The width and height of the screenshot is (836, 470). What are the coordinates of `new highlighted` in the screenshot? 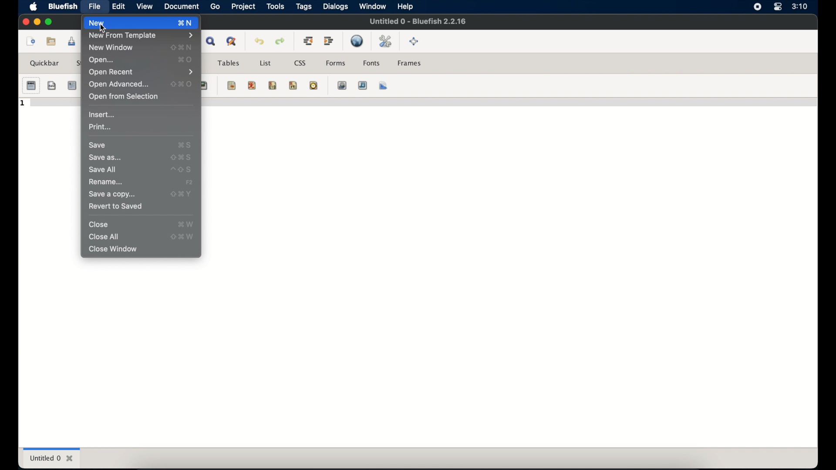 It's located at (128, 23).